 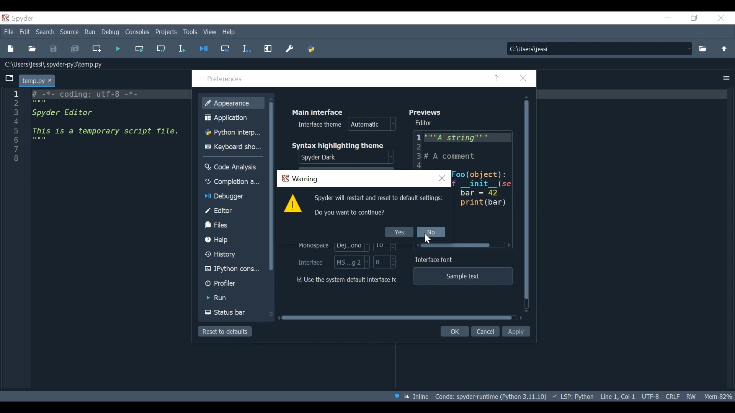 What do you see at coordinates (166, 33) in the screenshot?
I see `Projects` at bounding box center [166, 33].